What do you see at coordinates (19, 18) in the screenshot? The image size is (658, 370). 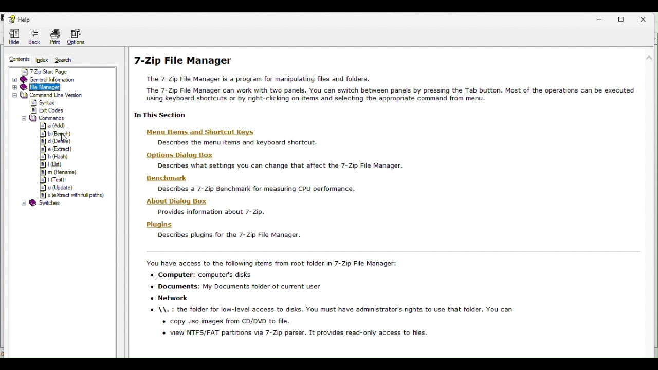 I see `Help ` at bounding box center [19, 18].